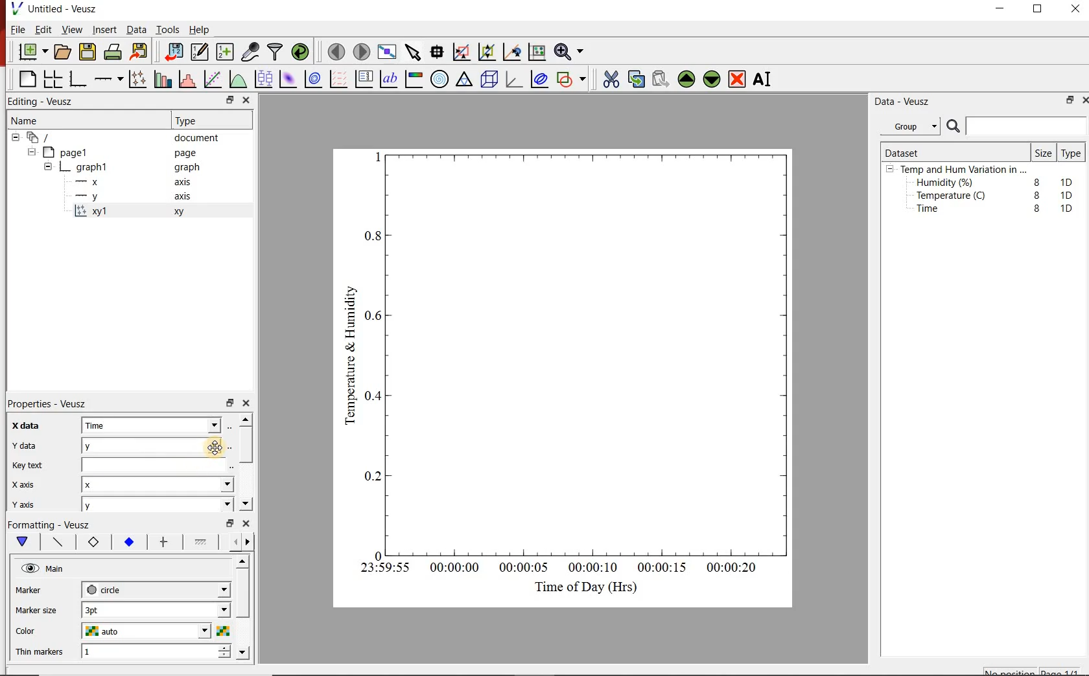 Image resolution: width=1089 pixels, height=676 pixels. Describe the element at coordinates (34, 153) in the screenshot. I see `hide sub menu` at that location.